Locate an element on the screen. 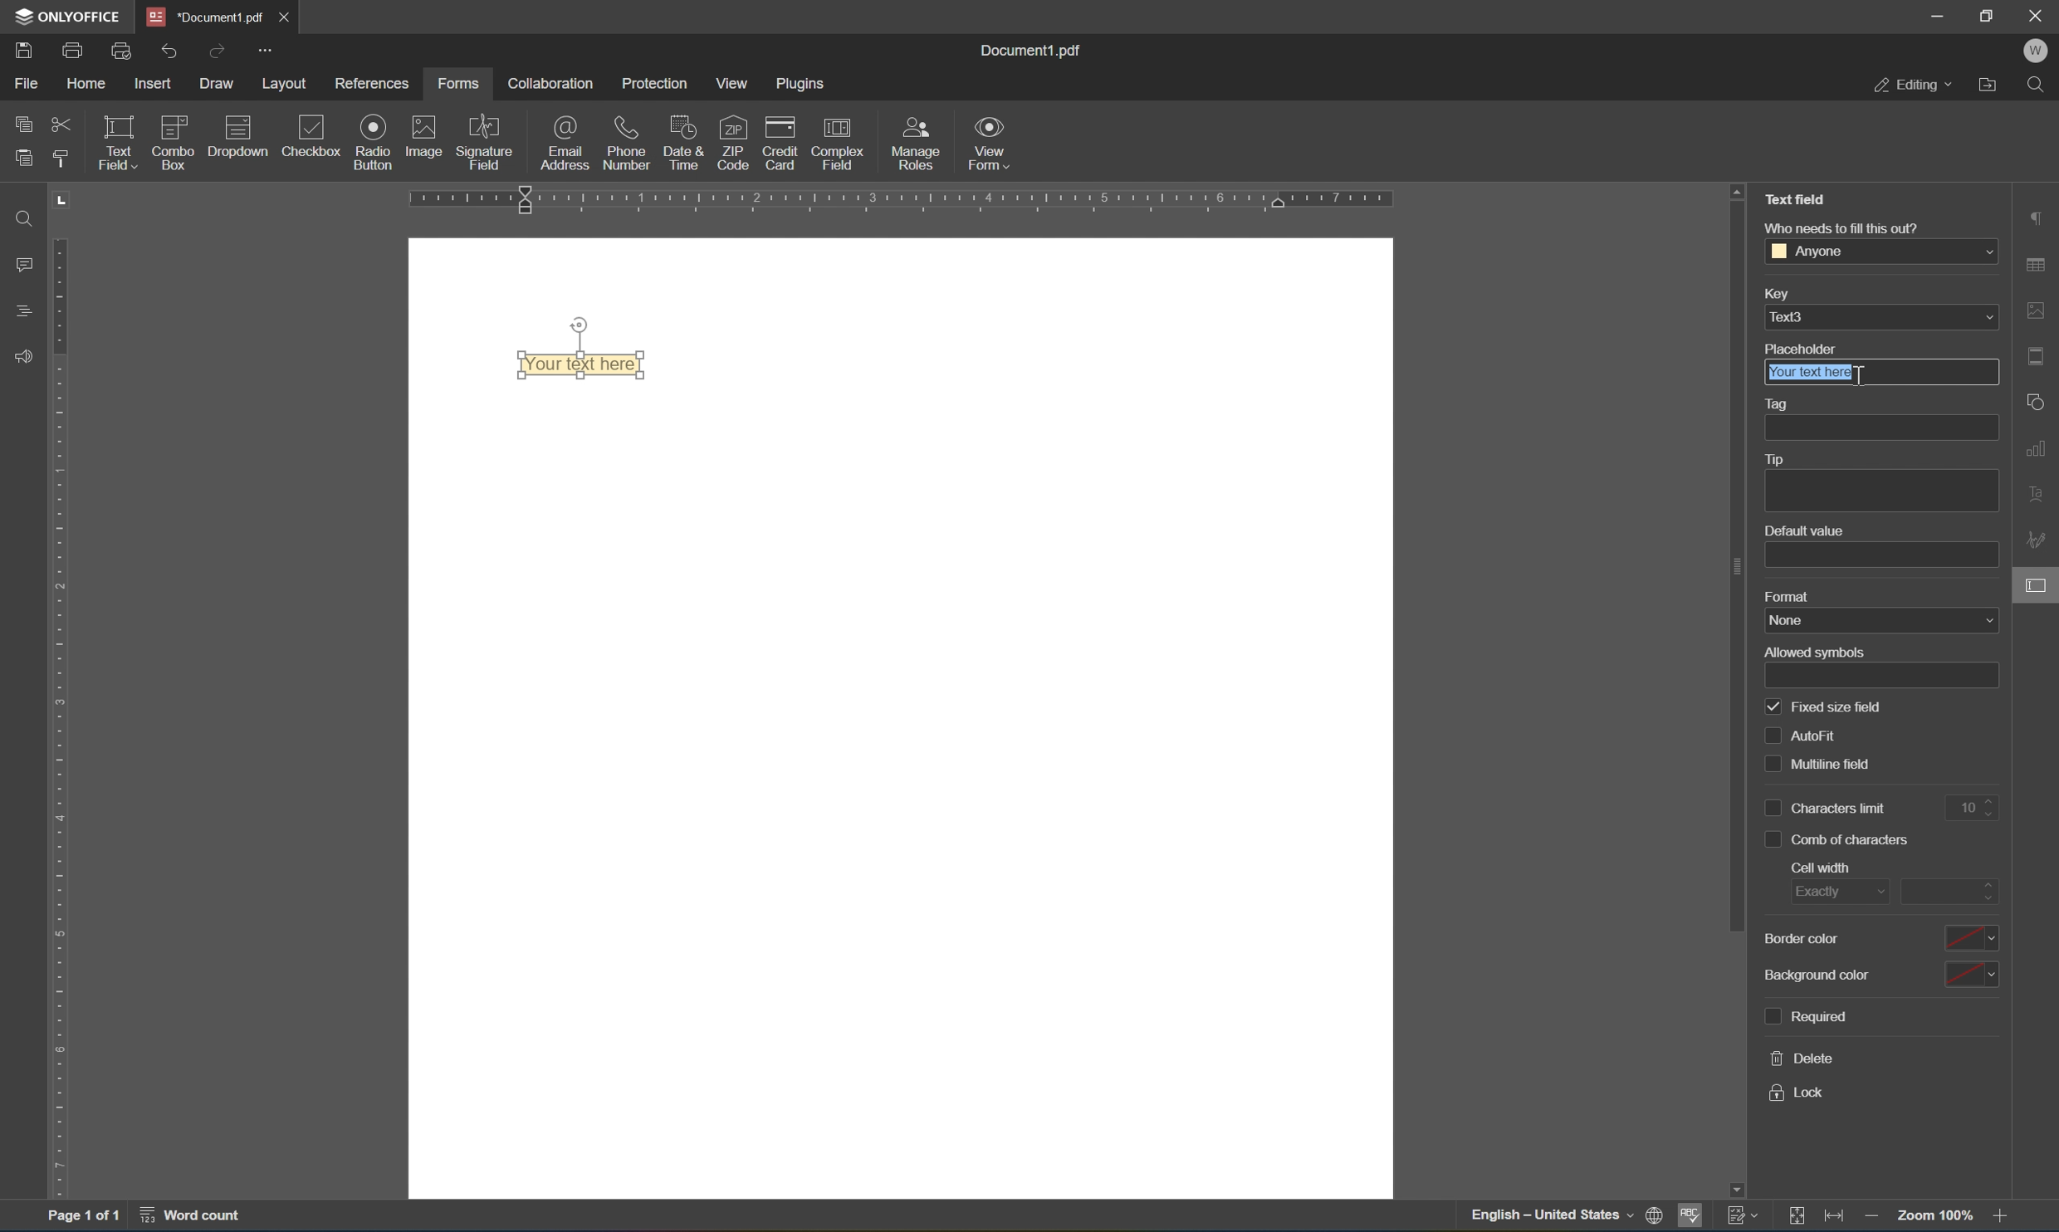  print is located at coordinates (1651, 1214).